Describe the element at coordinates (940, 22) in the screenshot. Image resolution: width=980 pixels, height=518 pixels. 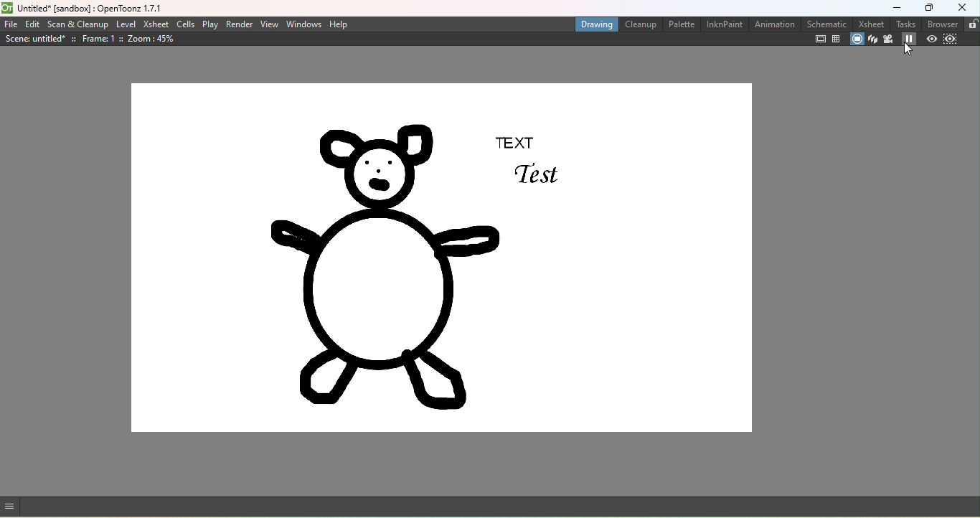
I see `Browser` at that location.